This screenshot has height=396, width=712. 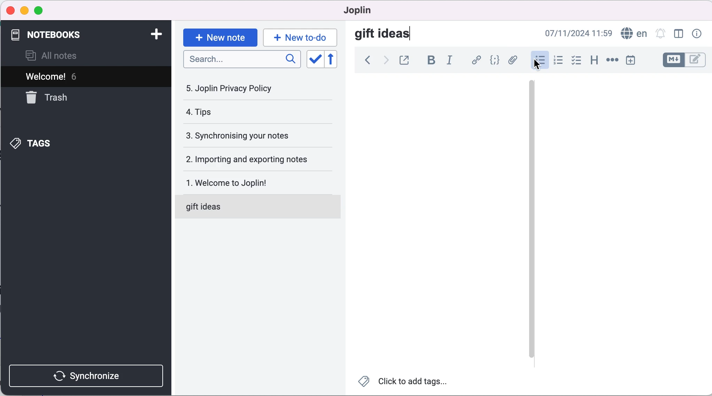 I want to click on numbered list, so click(x=558, y=61).